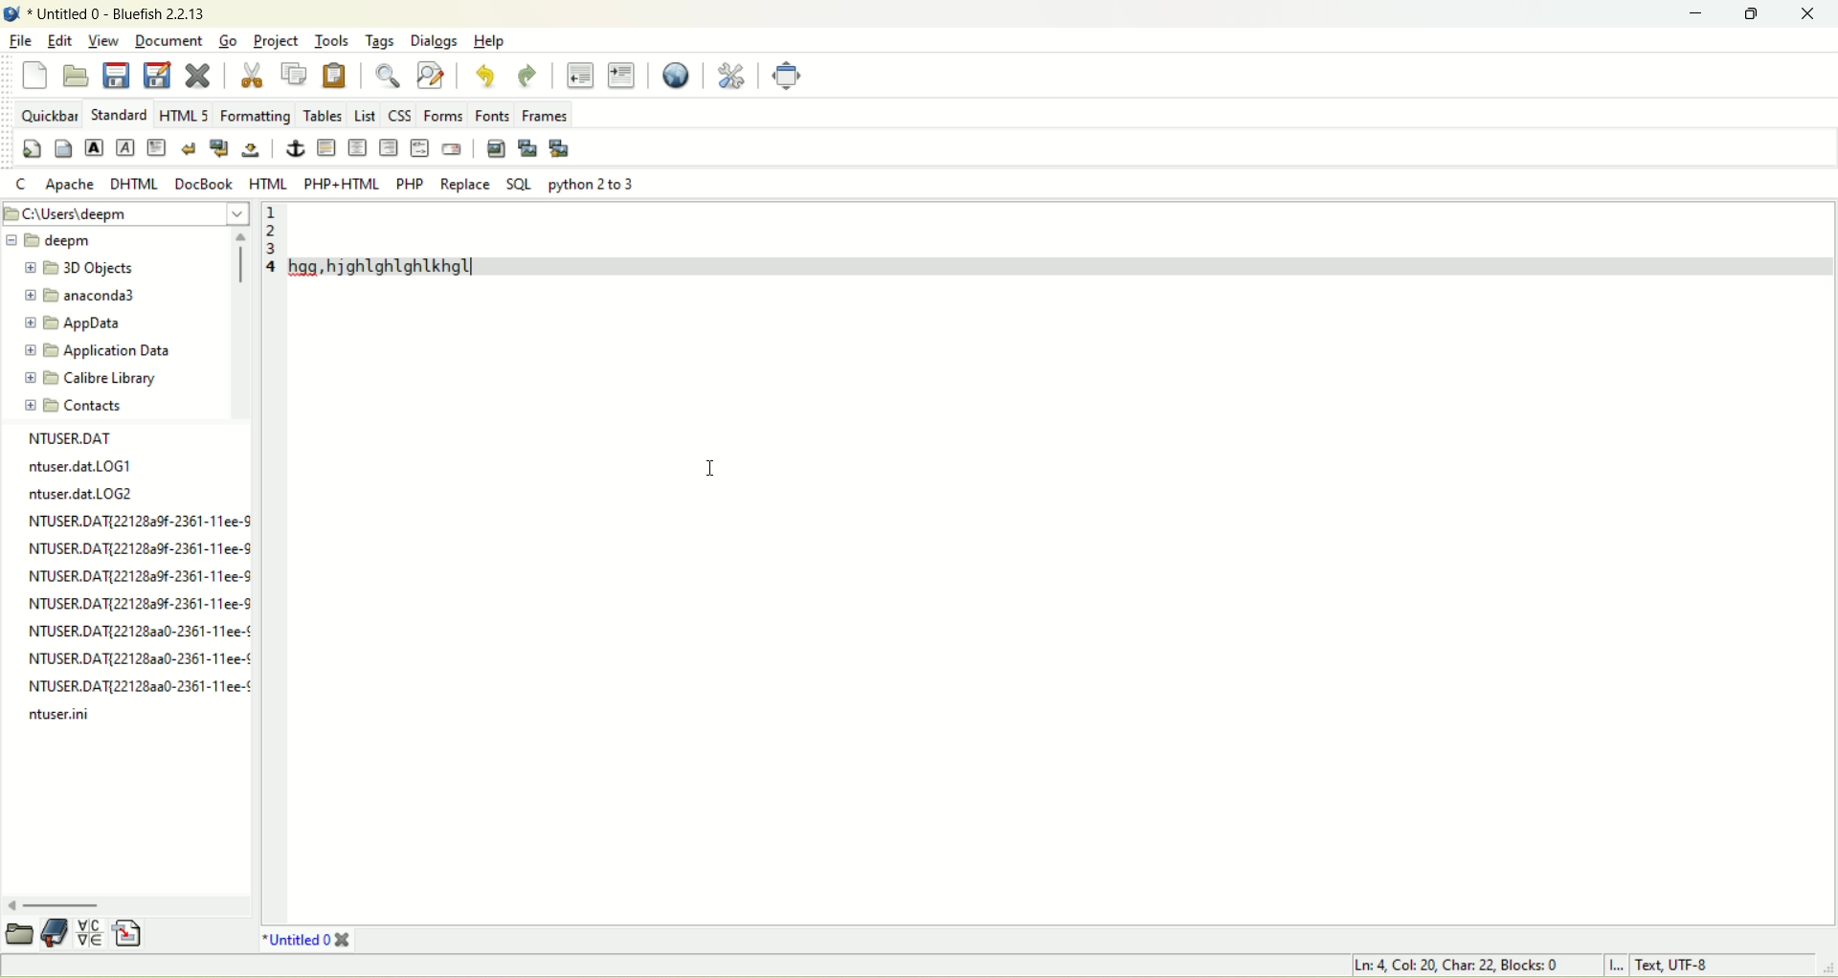 This screenshot has height=978, width=1838. What do you see at coordinates (68, 440) in the screenshot?
I see `NTUSER.DAT` at bounding box center [68, 440].